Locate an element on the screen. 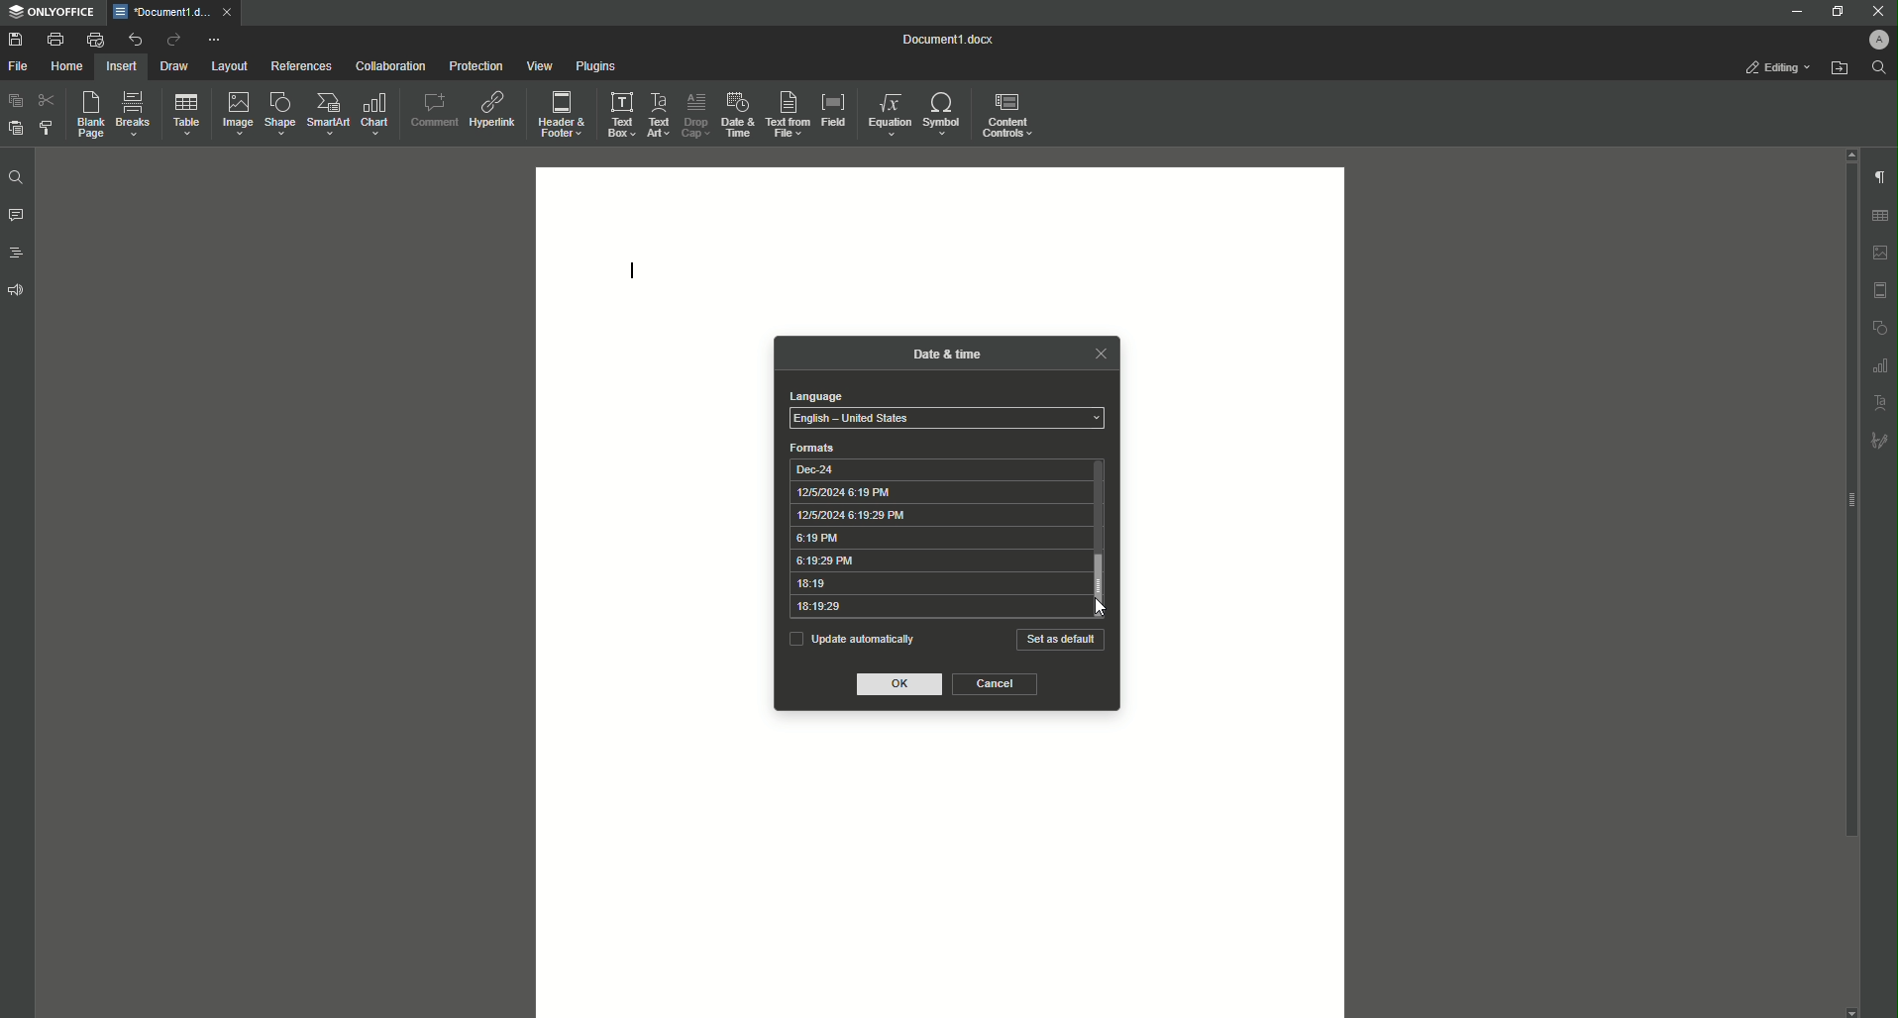 This screenshot has width=1898, height=1018. Print is located at coordinates (54, 39).